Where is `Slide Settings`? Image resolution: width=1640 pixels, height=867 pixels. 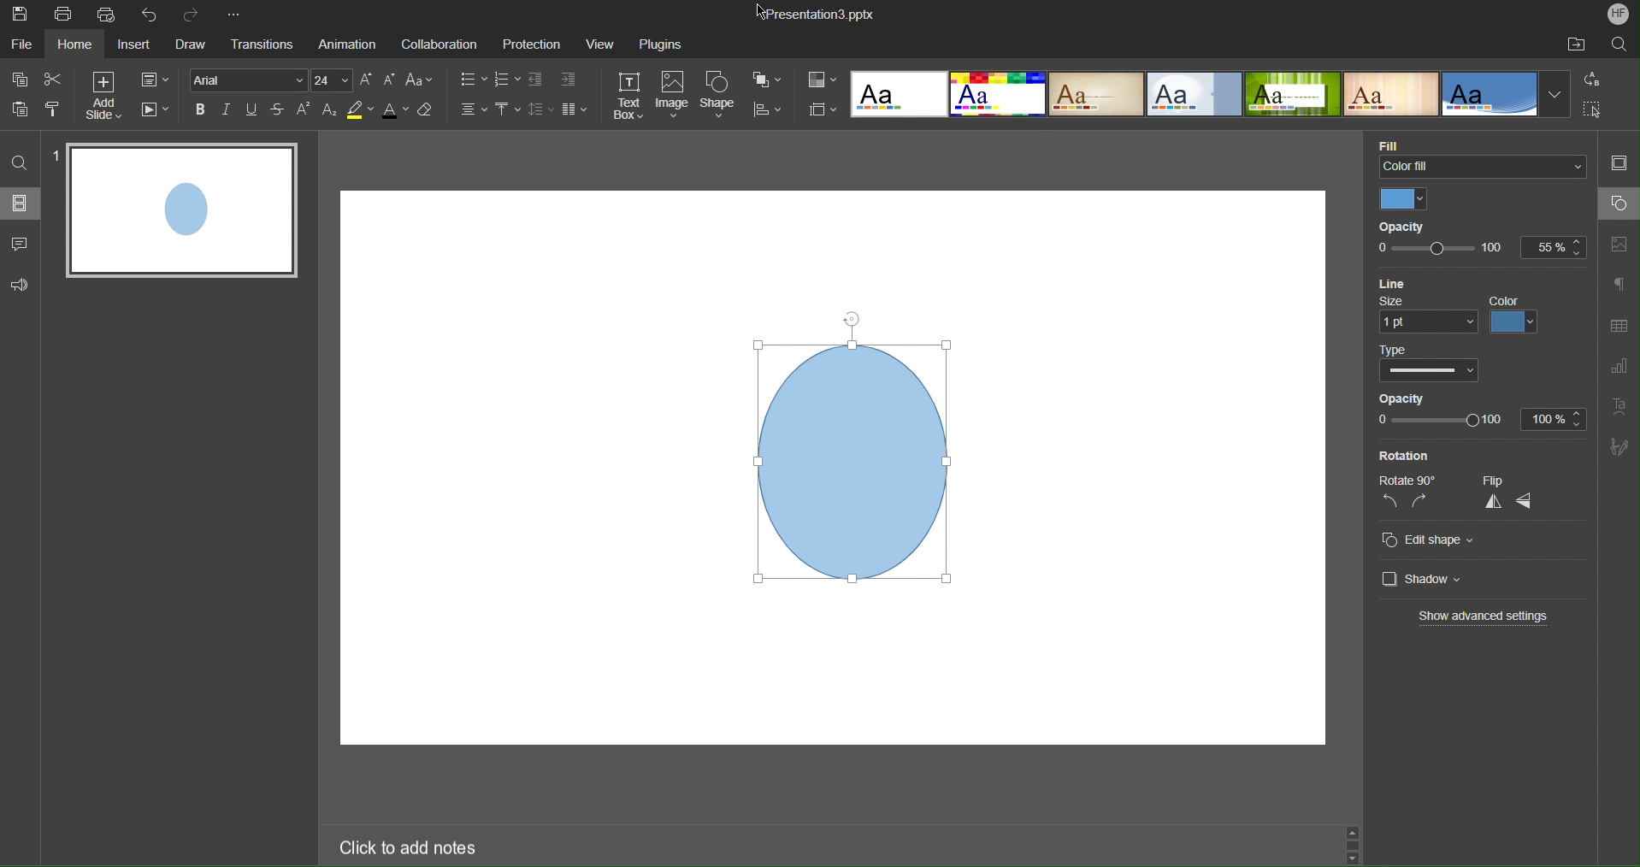 Slide Settings is located at coordinates (1620, 159).